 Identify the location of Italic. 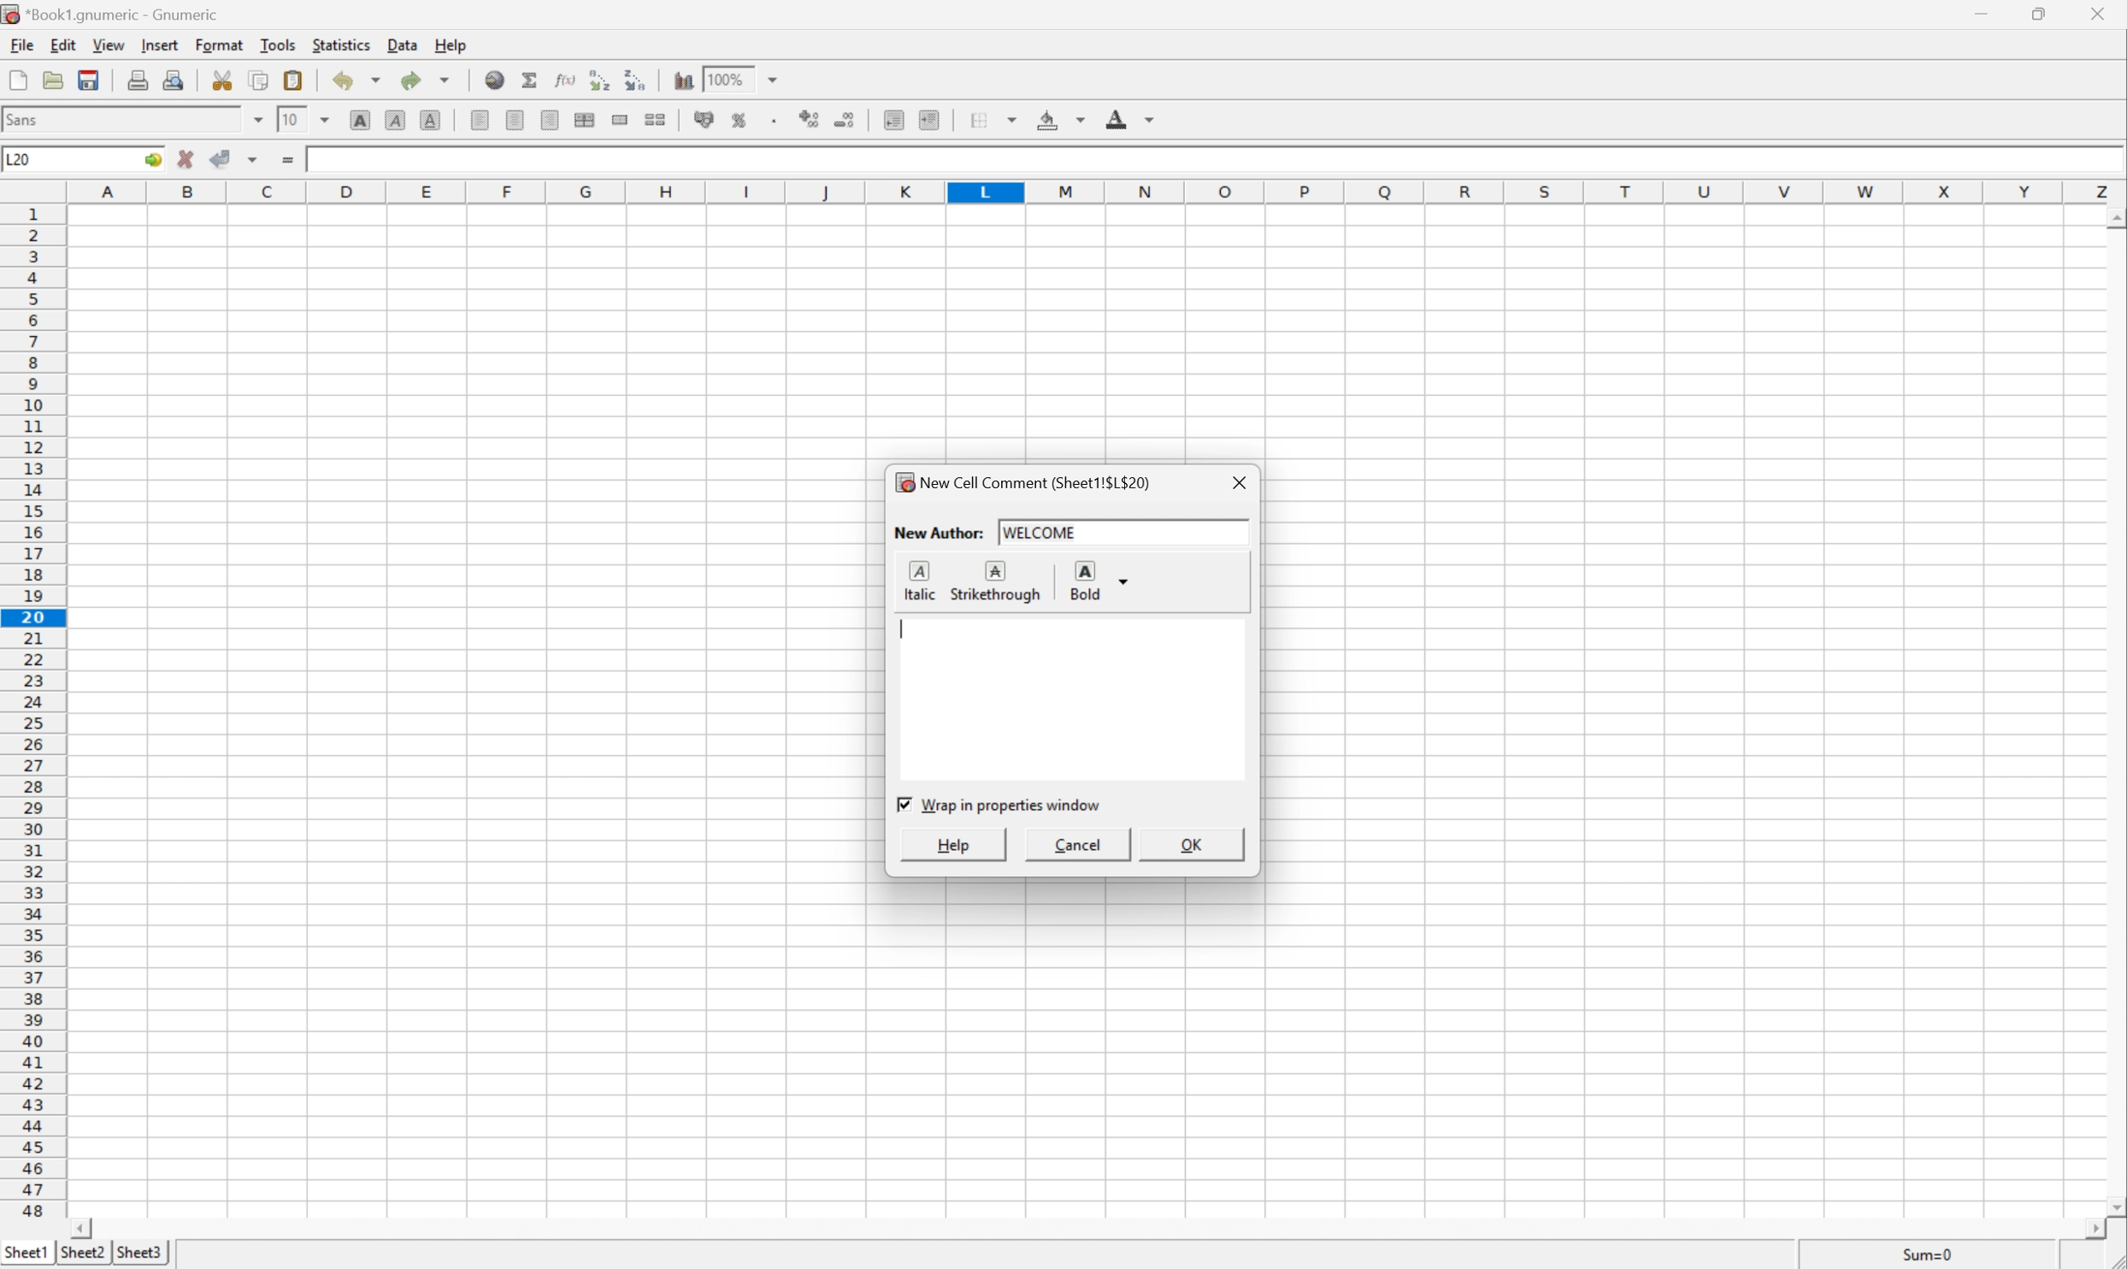
(393, 119).